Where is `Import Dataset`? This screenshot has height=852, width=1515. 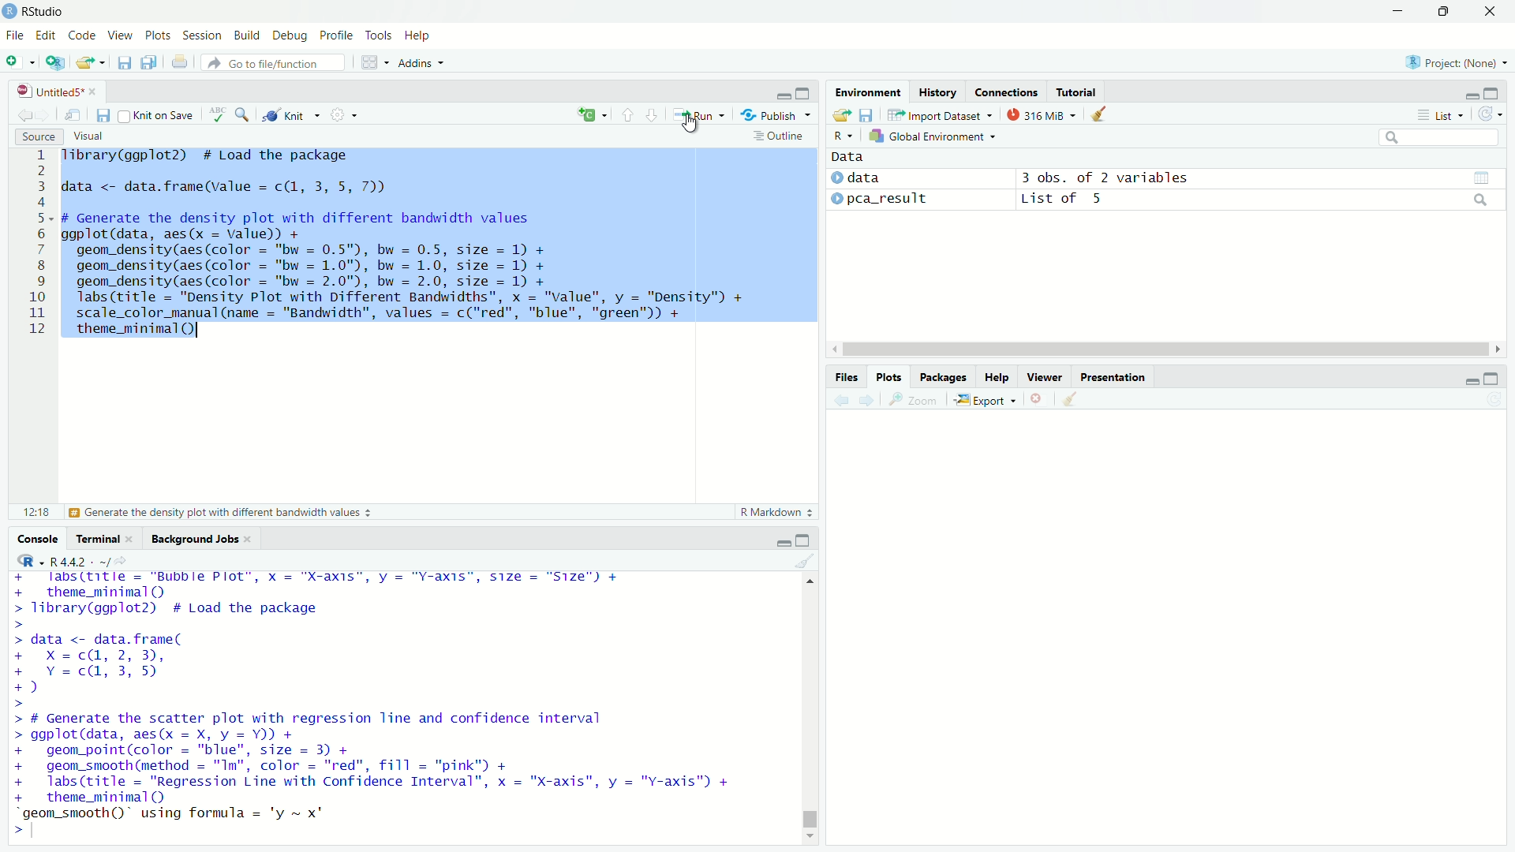 Import Dataset is located at coordinates (941, 114).